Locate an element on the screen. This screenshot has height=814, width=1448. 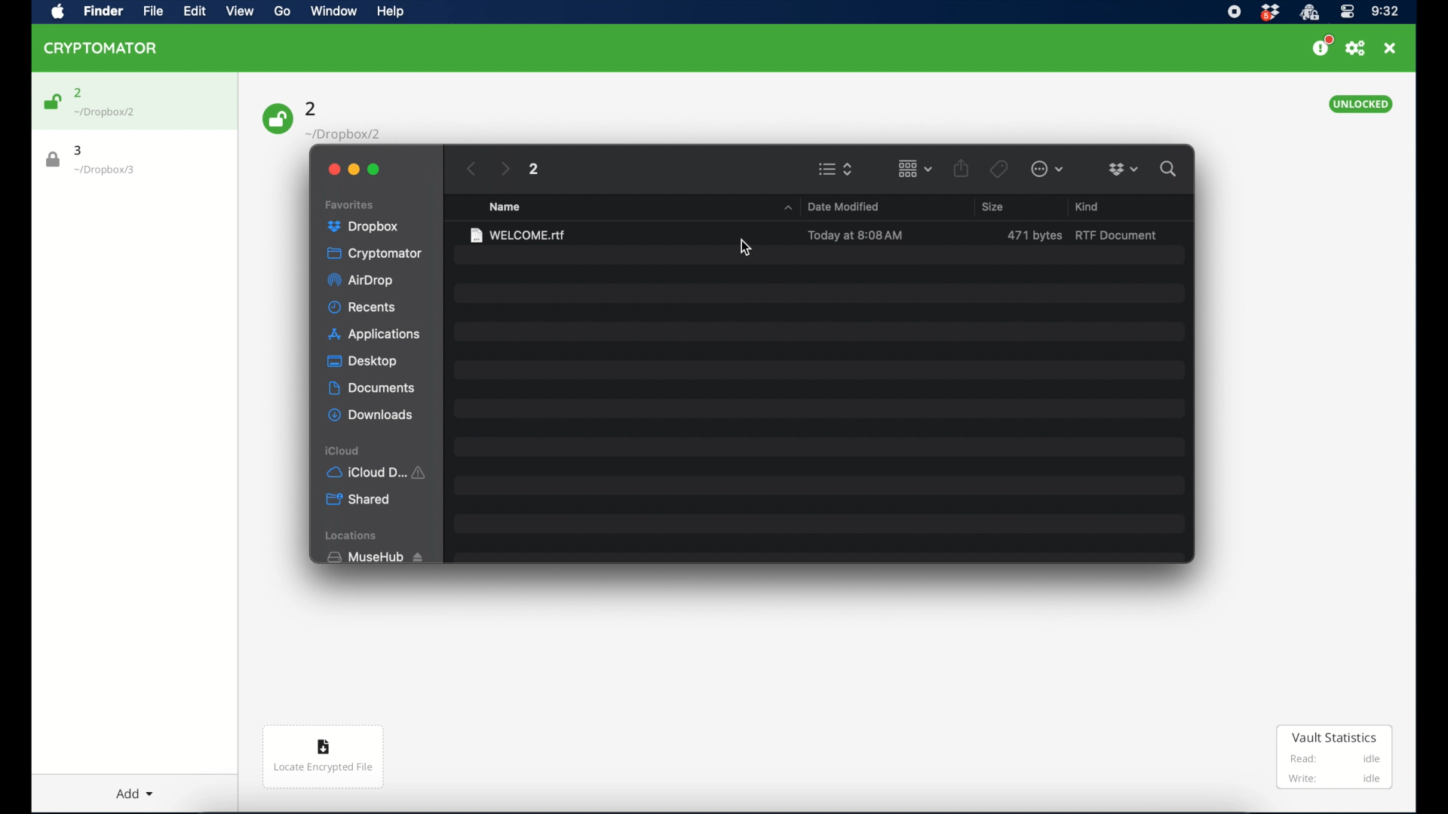
unlock icon is located at coordinates (52, 102).